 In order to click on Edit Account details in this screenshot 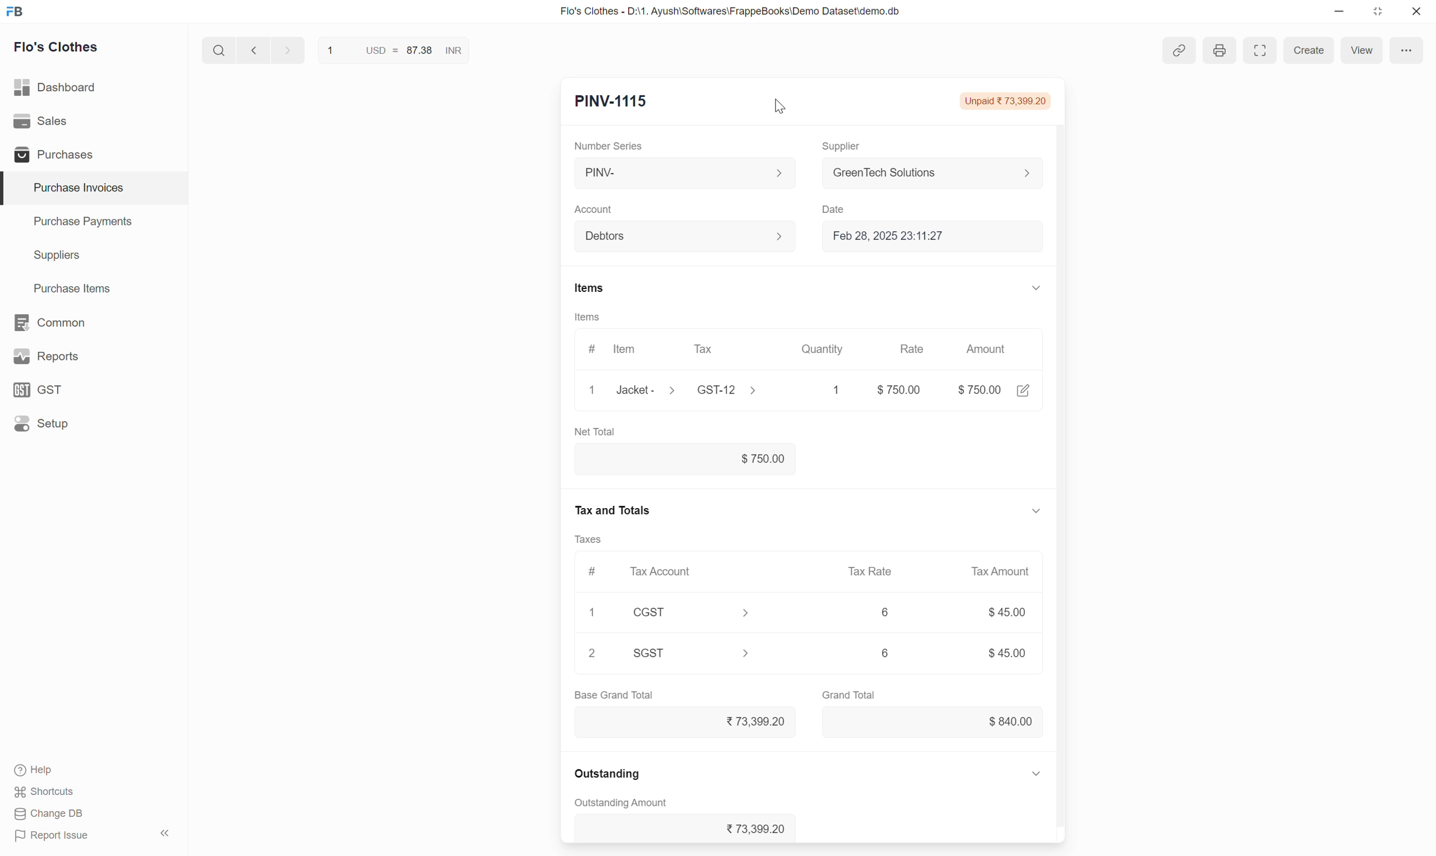, I will do `click(779, 236)`.